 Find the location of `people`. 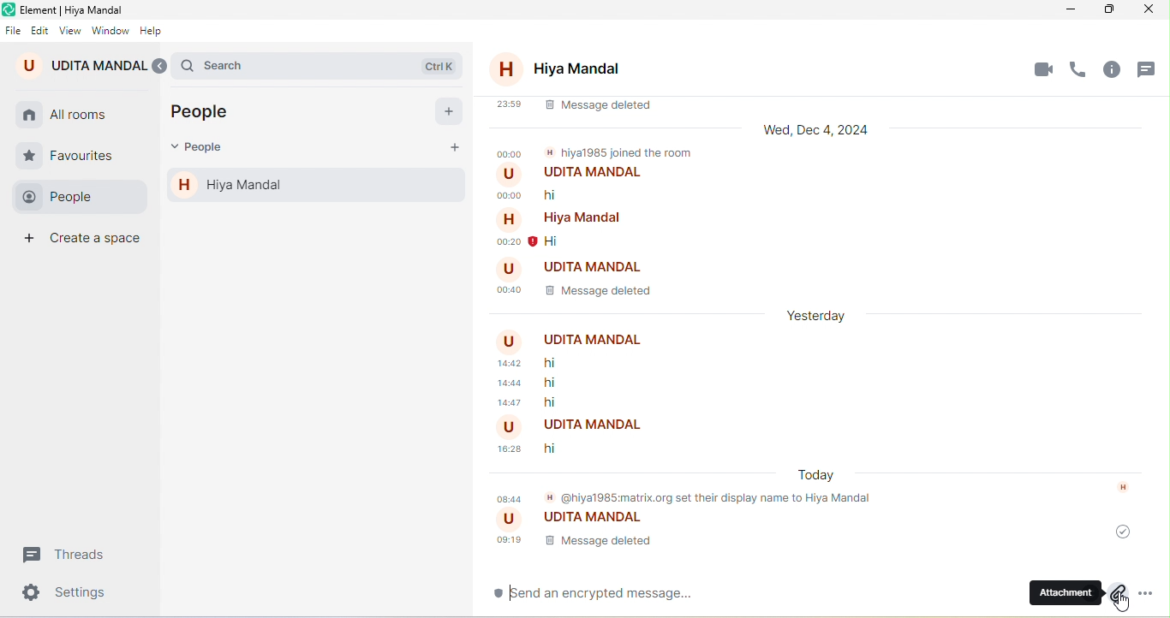

people is located at coordinates (75, 196).